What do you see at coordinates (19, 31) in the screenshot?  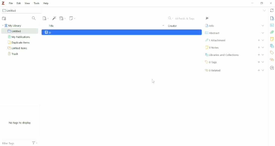 I see `Untitled` at bounding box center [19, 31].